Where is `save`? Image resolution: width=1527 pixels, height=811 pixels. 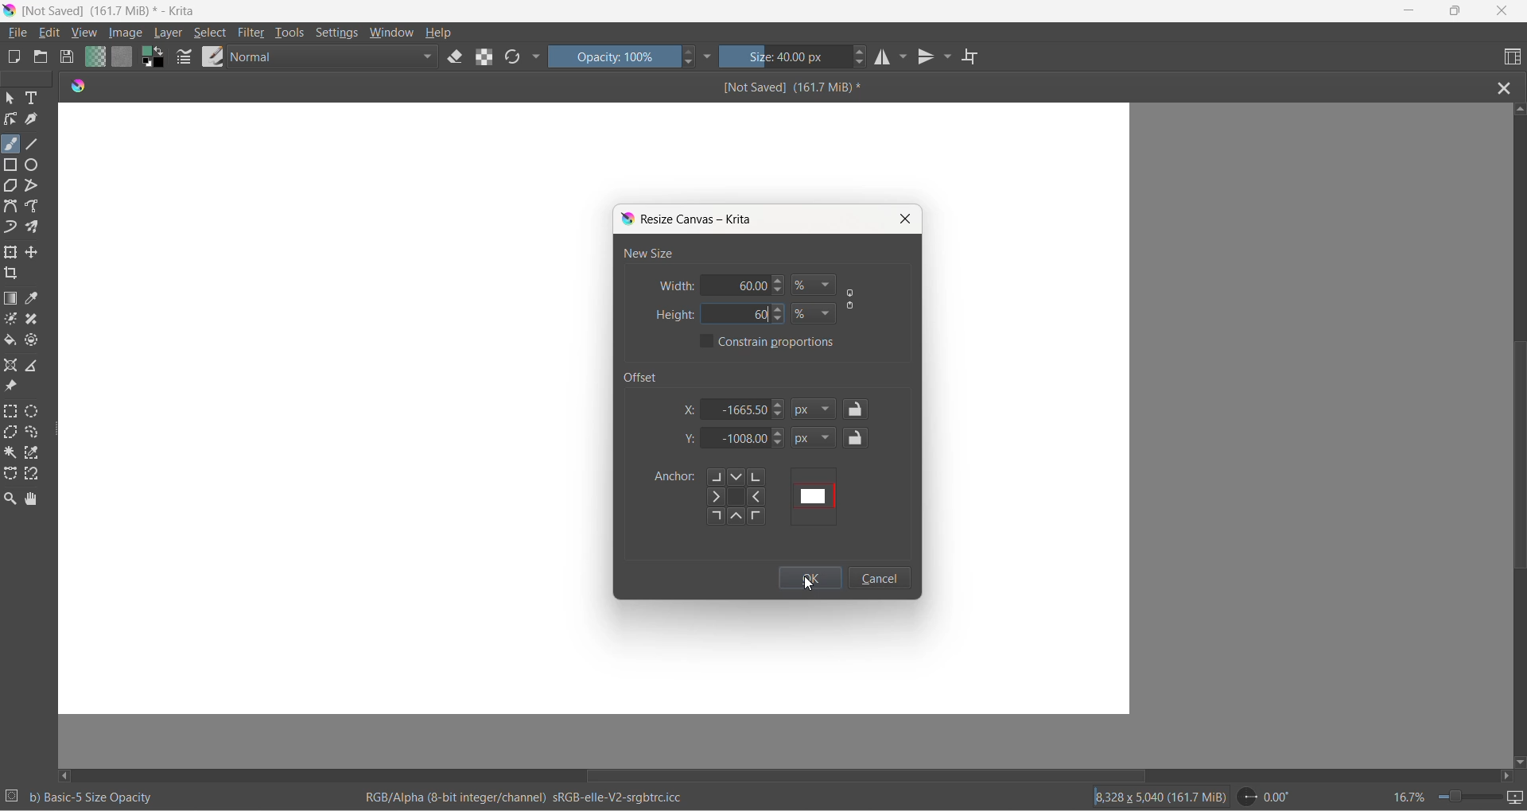
save is located at coordinates (68, 59).